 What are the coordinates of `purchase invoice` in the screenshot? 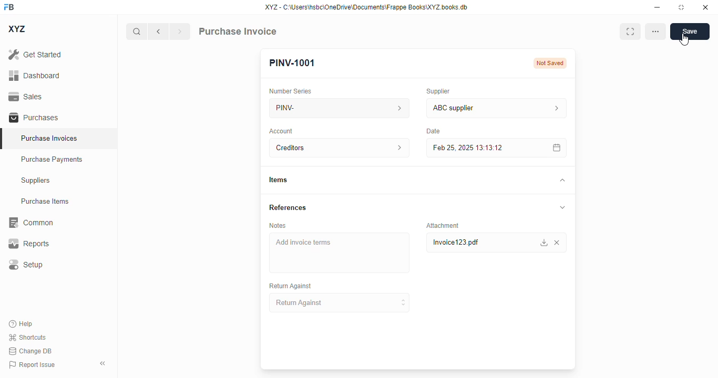 It's located at (237, 31).